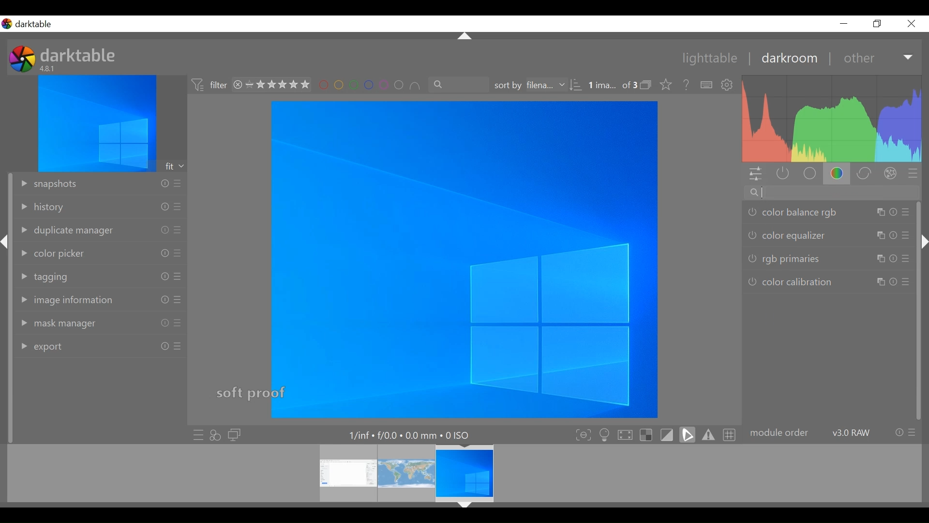 The width and height of the screenshot is (929, 523). Describe the element at coordinates (784, 175) in the screenshot. I see `show only active modules` at that location.